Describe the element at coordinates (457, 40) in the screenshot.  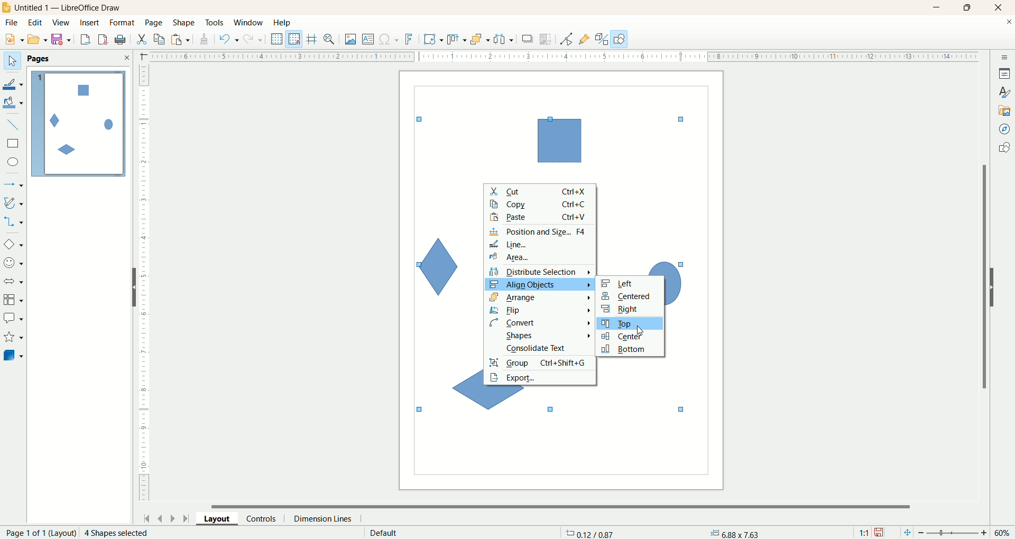
I see `allign object` at that location.